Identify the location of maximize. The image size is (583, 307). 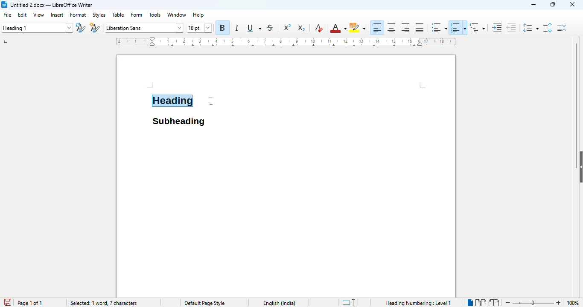
(553, 4).